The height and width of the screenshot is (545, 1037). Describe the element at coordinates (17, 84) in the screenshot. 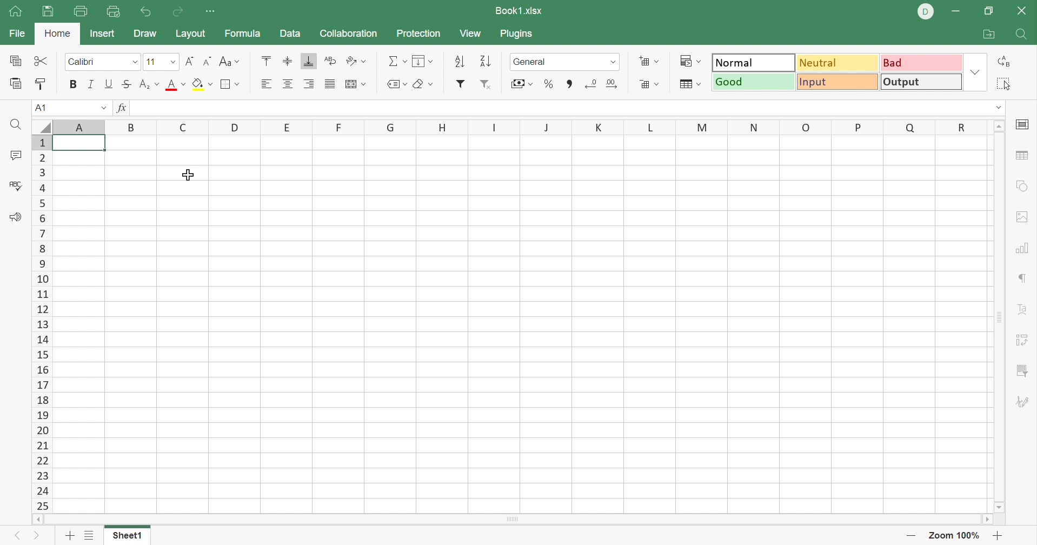

I see `Paste` at that location.